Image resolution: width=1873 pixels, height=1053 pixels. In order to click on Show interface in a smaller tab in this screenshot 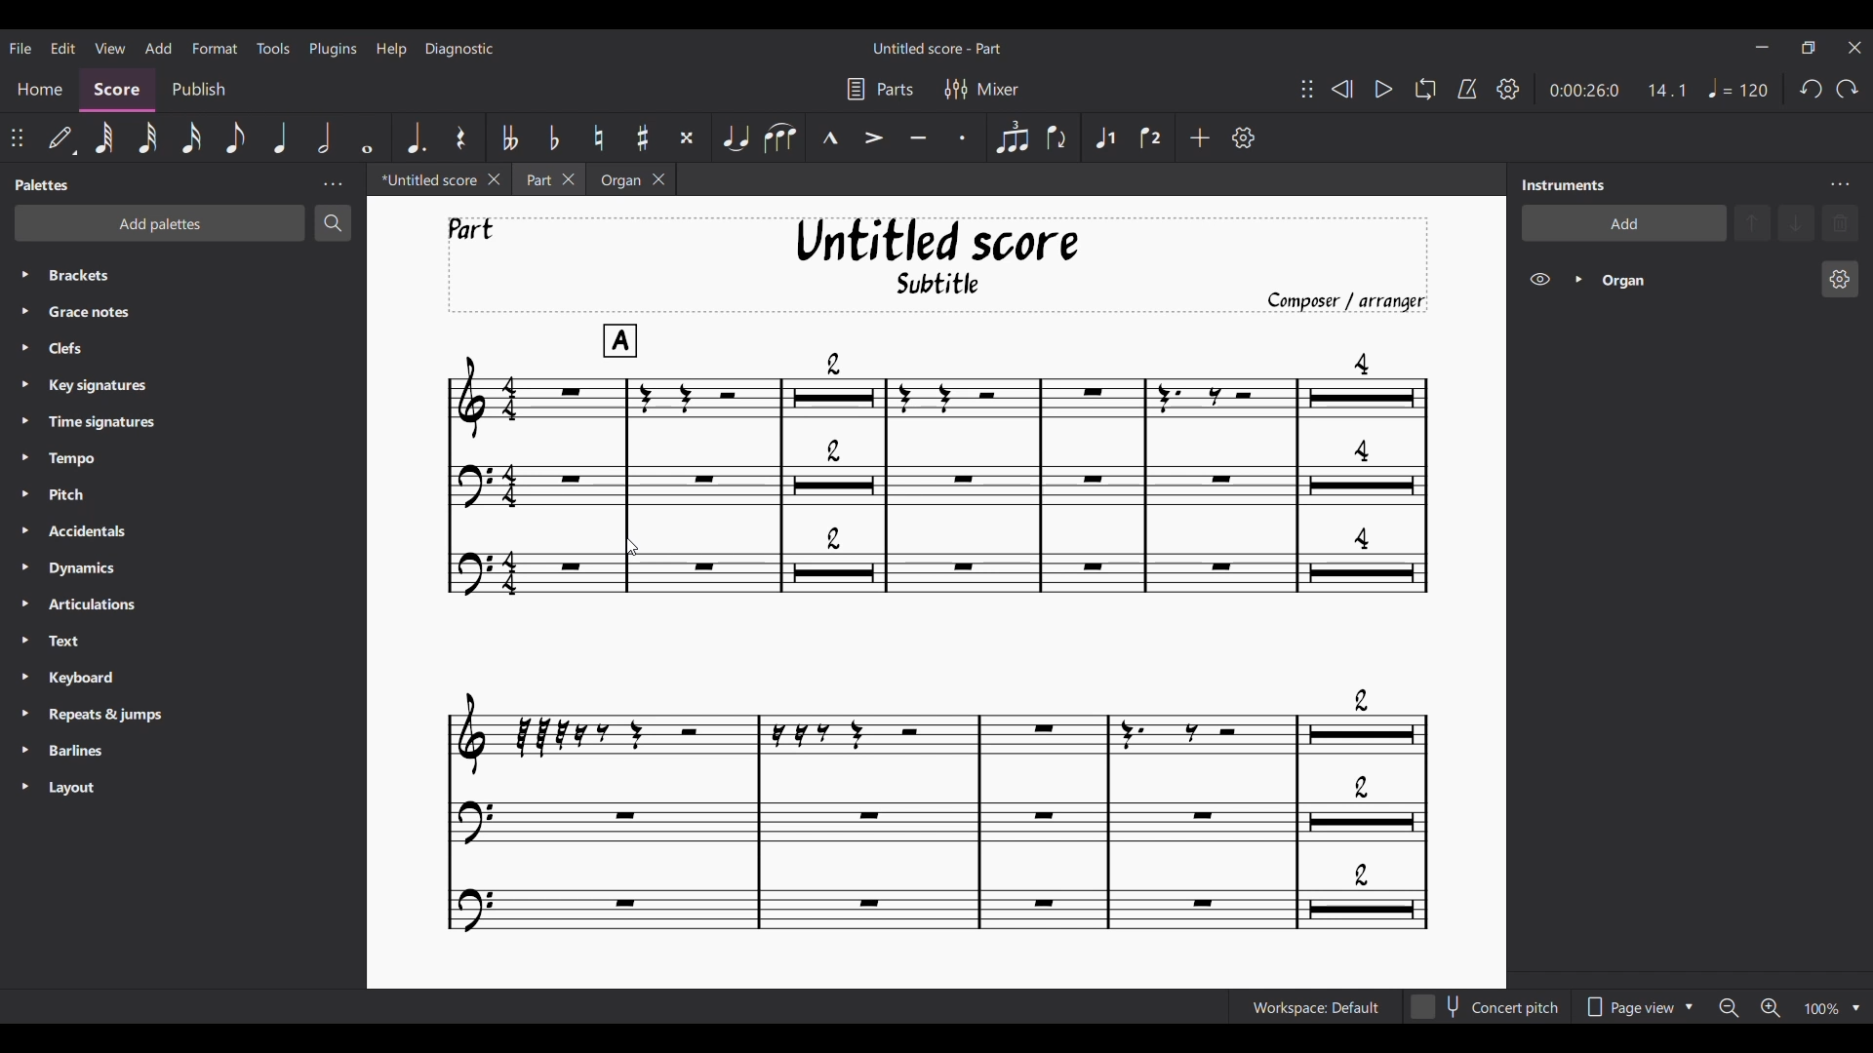, I will do `click(1809, 47)`.